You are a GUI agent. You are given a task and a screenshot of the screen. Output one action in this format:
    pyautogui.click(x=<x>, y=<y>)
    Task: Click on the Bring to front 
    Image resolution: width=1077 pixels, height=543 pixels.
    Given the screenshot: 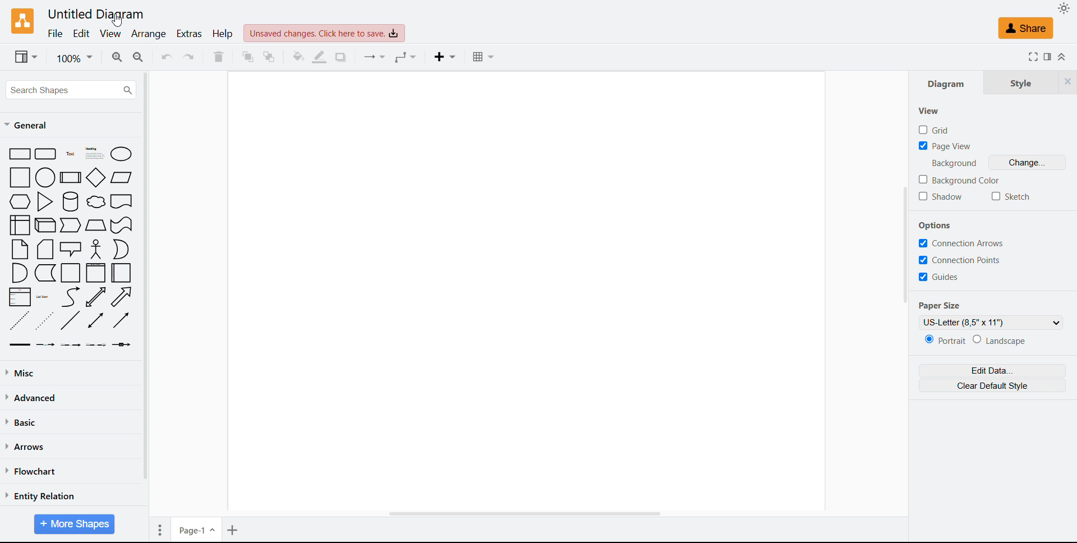 What is the action you would take?
    pyautogui.click(x=247, y=57)
    